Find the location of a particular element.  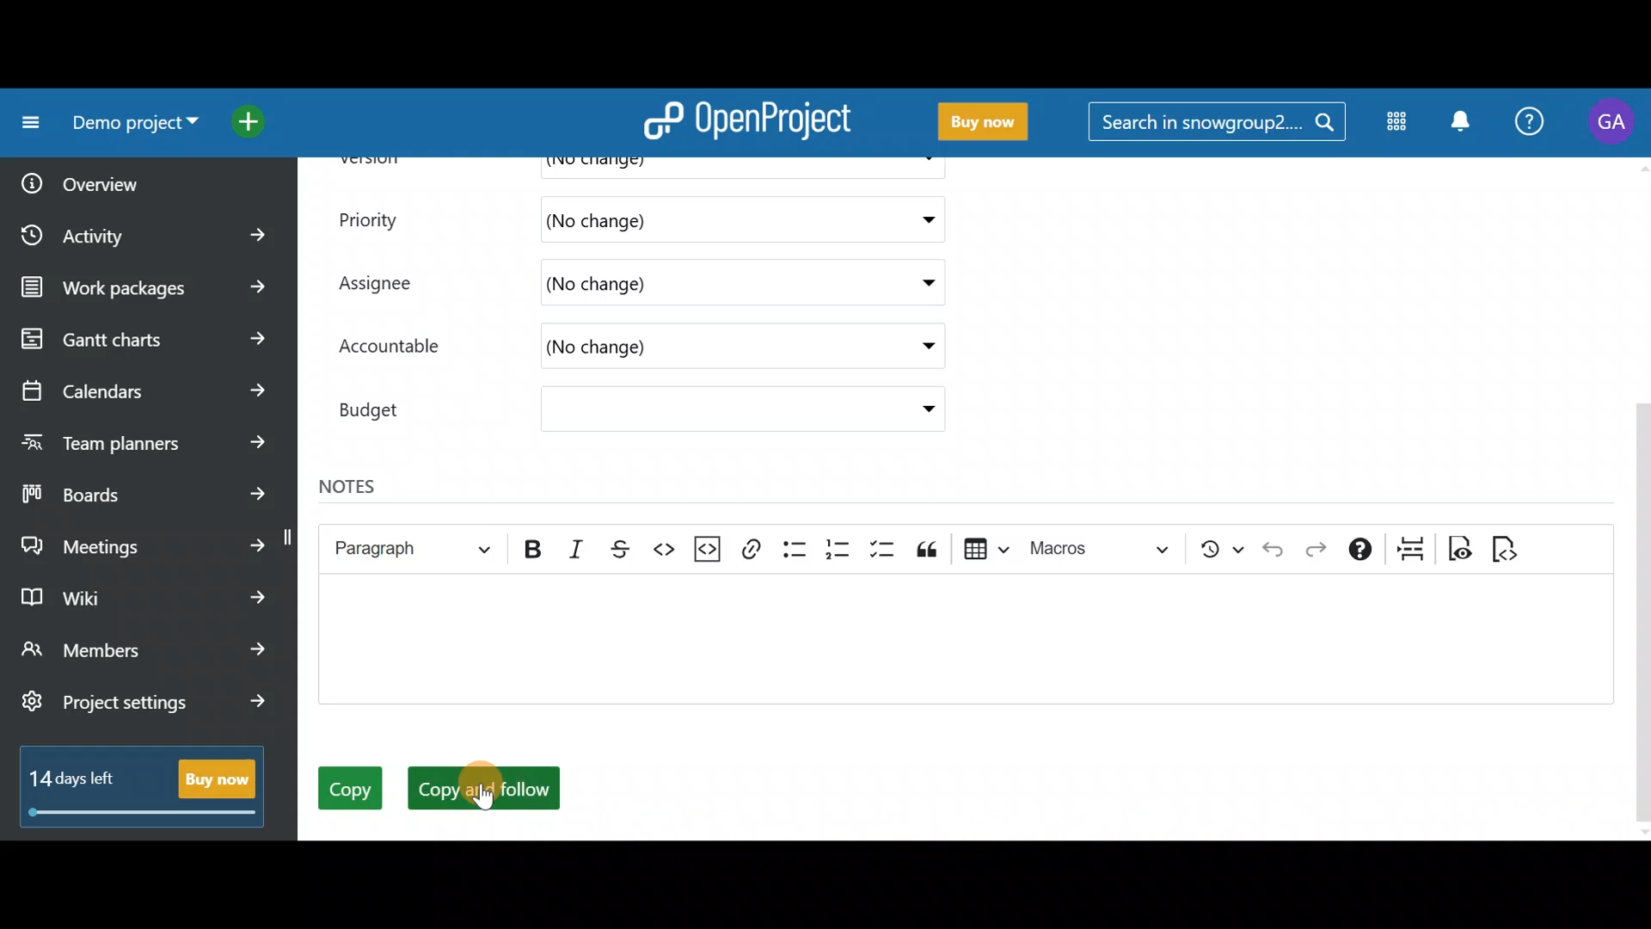

Redo is located at coordinates (1317, 553).